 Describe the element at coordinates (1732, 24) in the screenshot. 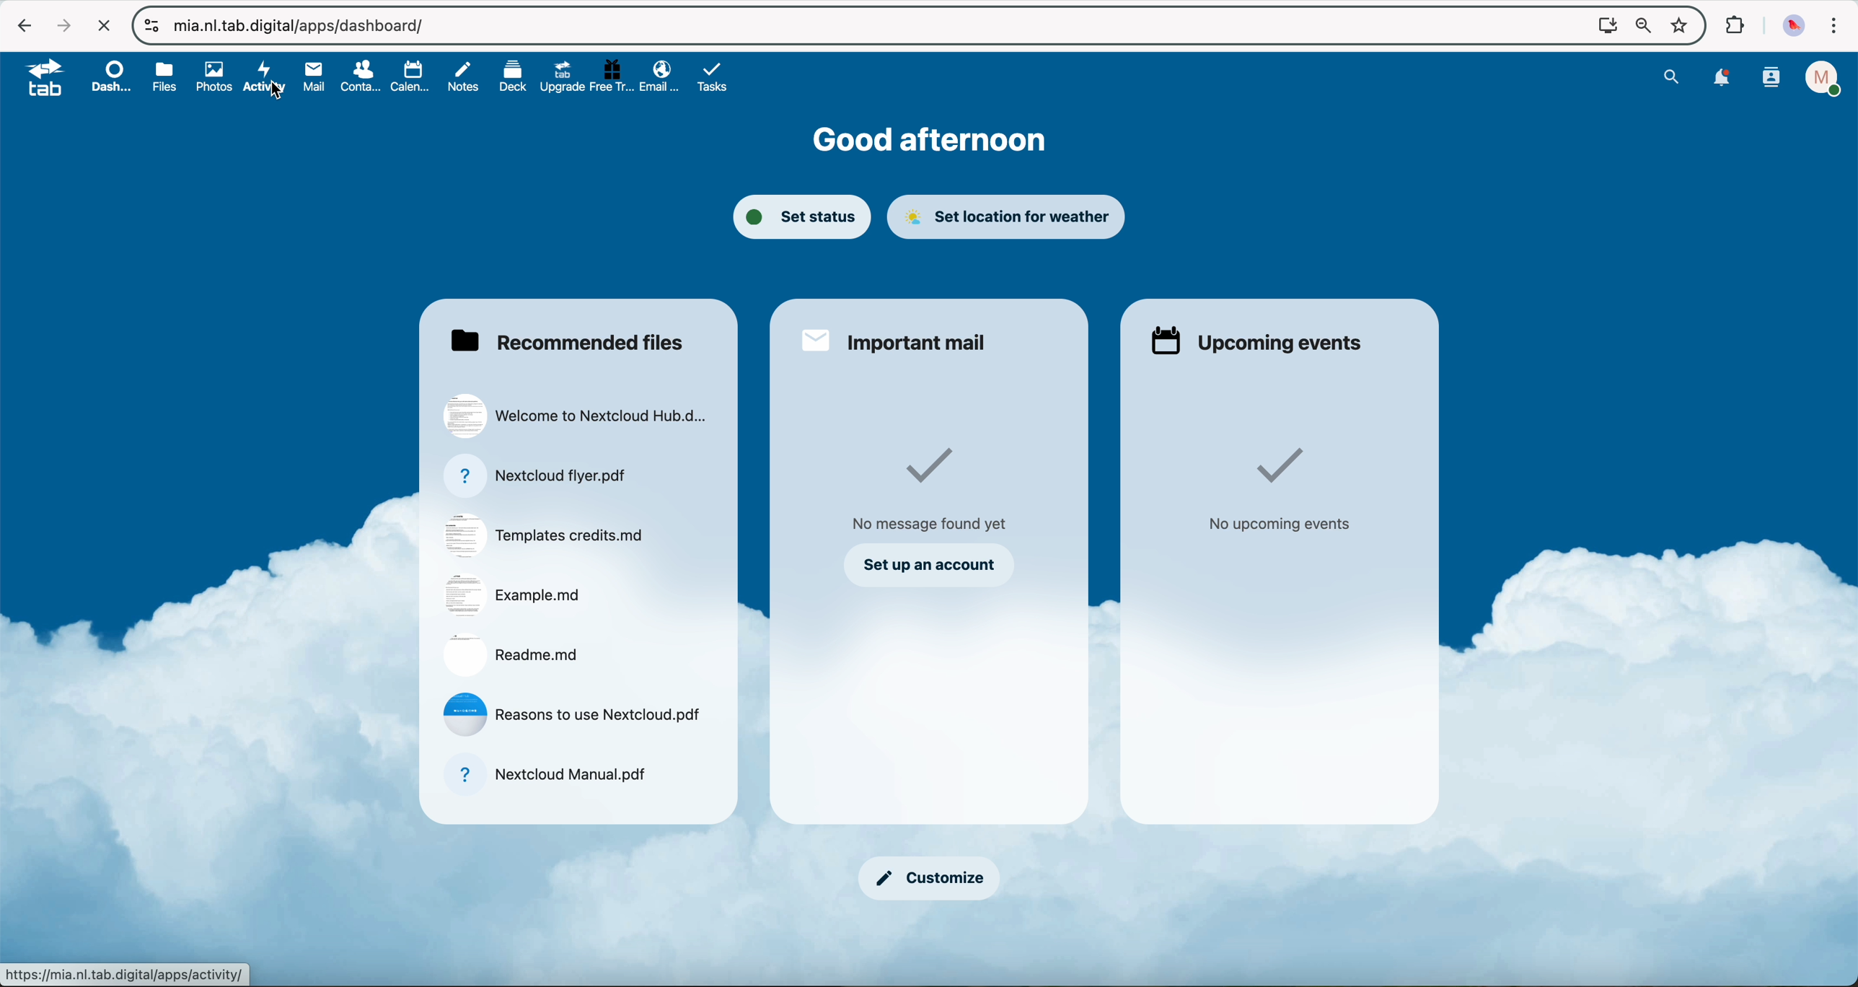

I see `extensions` at that location.